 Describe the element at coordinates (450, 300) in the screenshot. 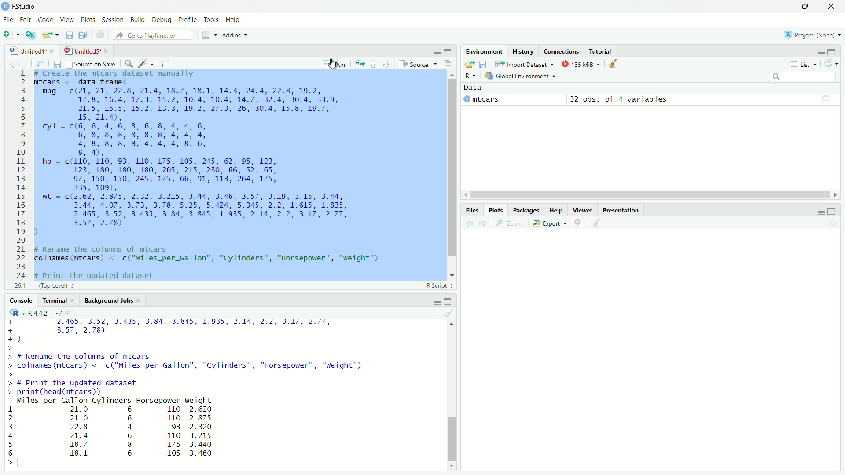

I see `maximise` at that location.